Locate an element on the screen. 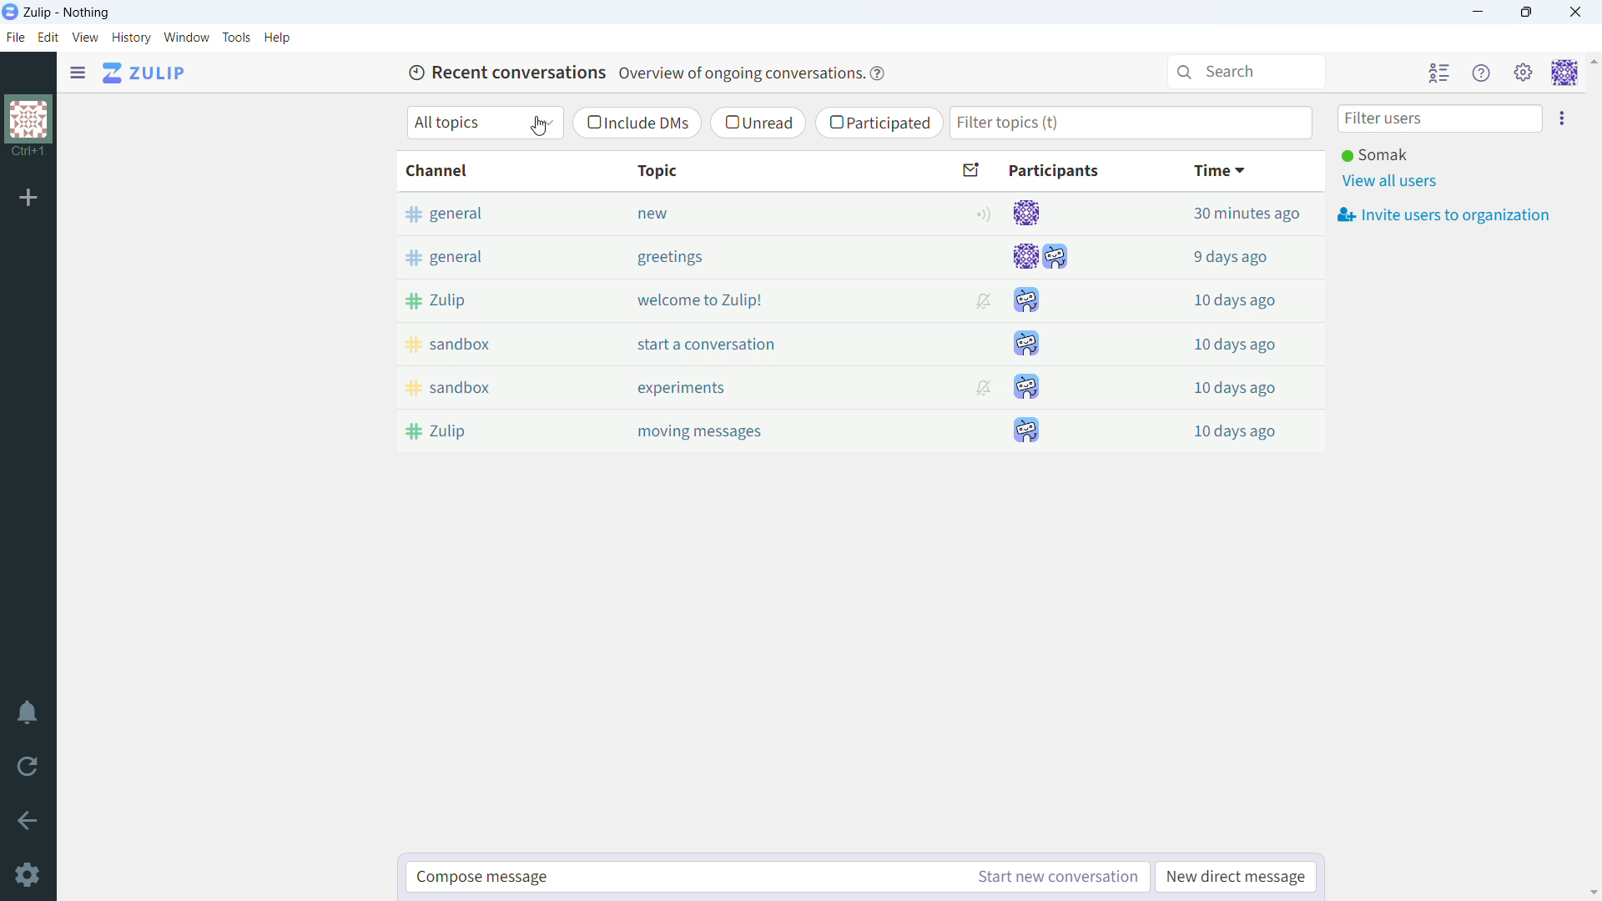  go back is located at coordinates (29, 821).